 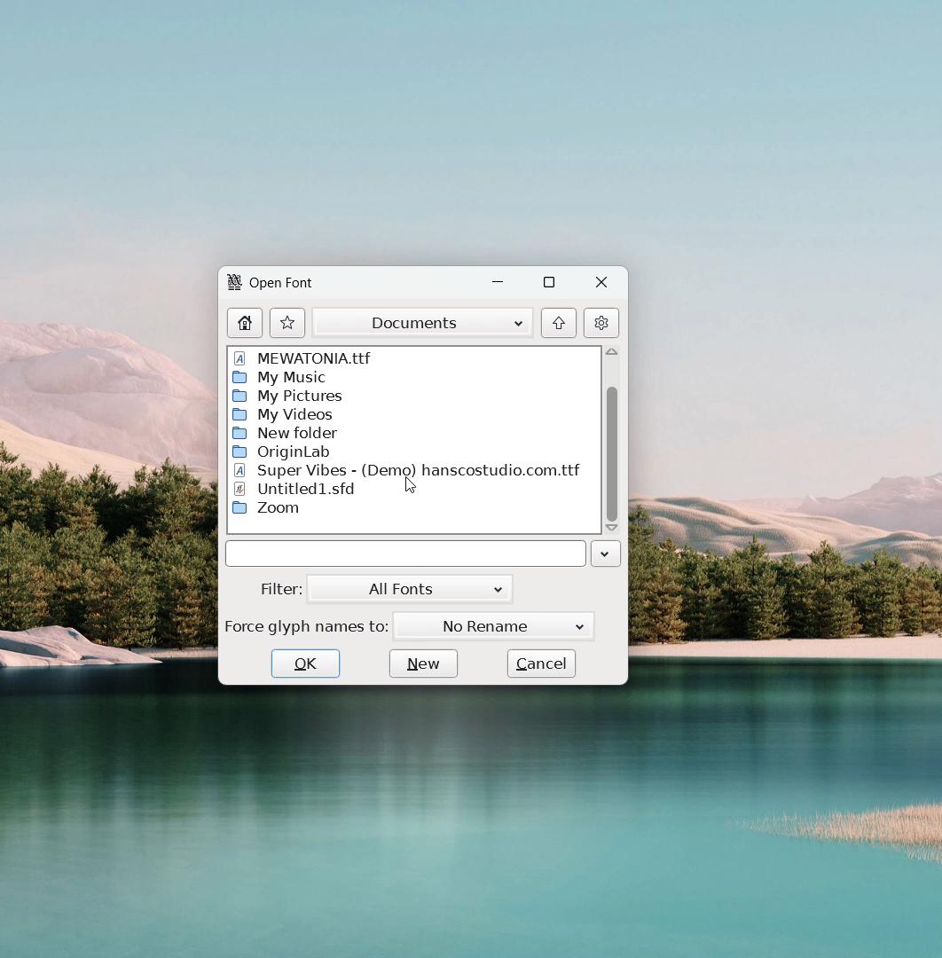 What do you see at coordinates (288, 324) in the screenshot?
I see `actions` at bounding box center [288, 324].